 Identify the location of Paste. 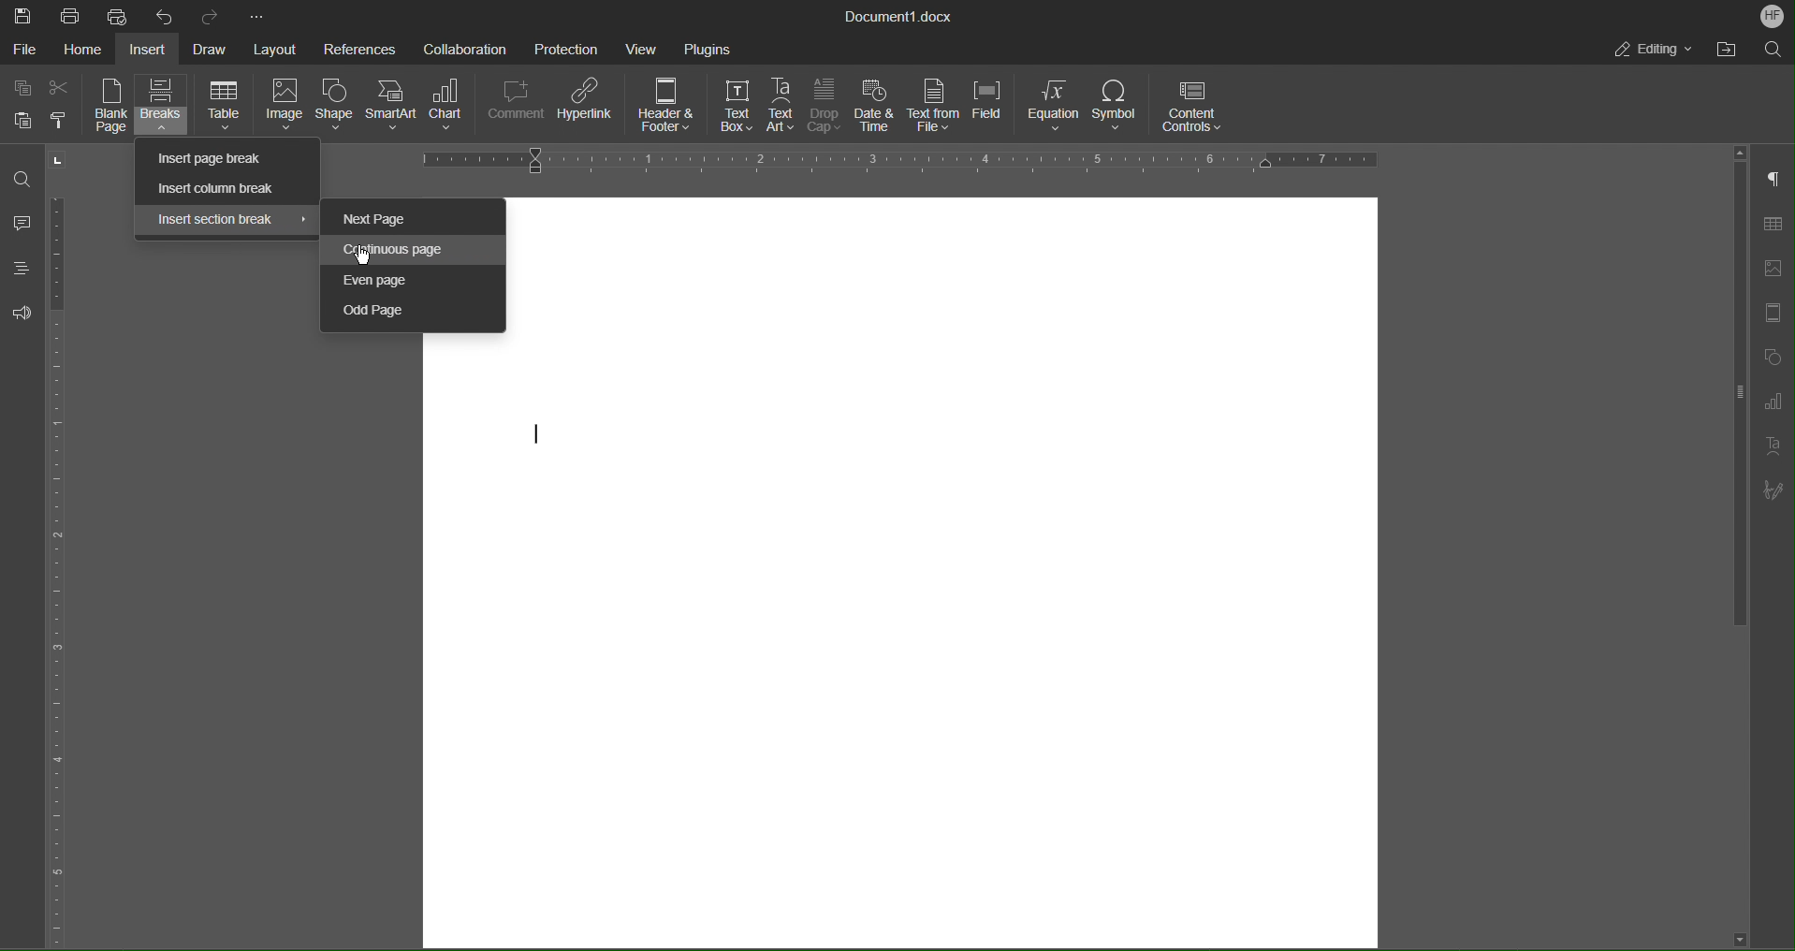
(24, 122).